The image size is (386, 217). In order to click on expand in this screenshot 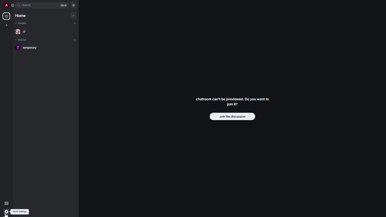, I will do `click(13, 6)`.